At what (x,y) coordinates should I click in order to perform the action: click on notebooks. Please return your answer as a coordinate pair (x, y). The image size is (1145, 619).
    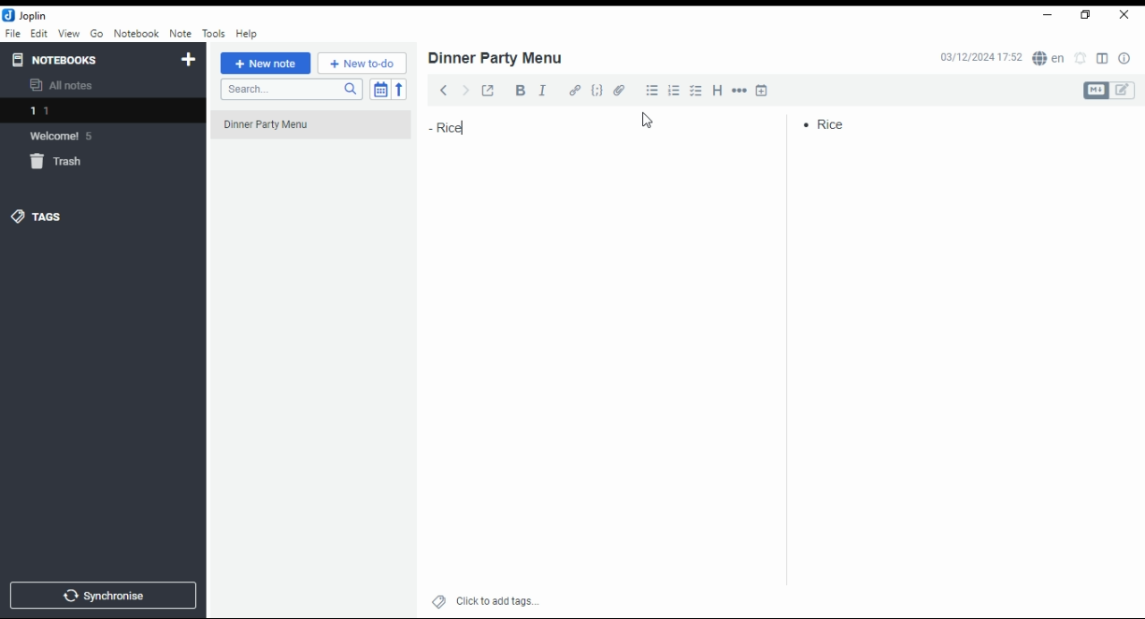
    Looking at the image, I should click on (59, 59).